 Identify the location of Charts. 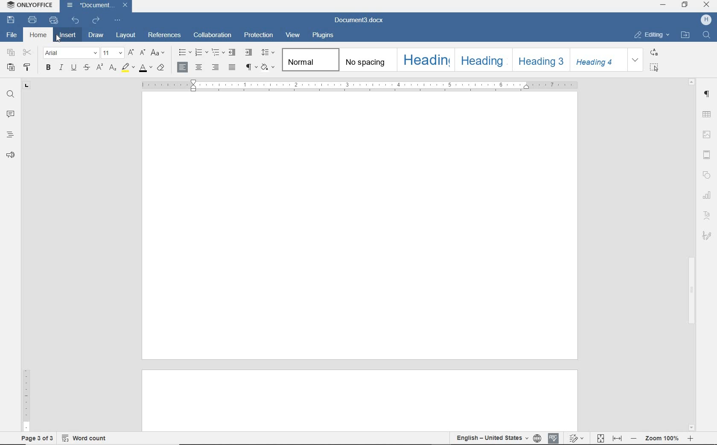
(707, 194).